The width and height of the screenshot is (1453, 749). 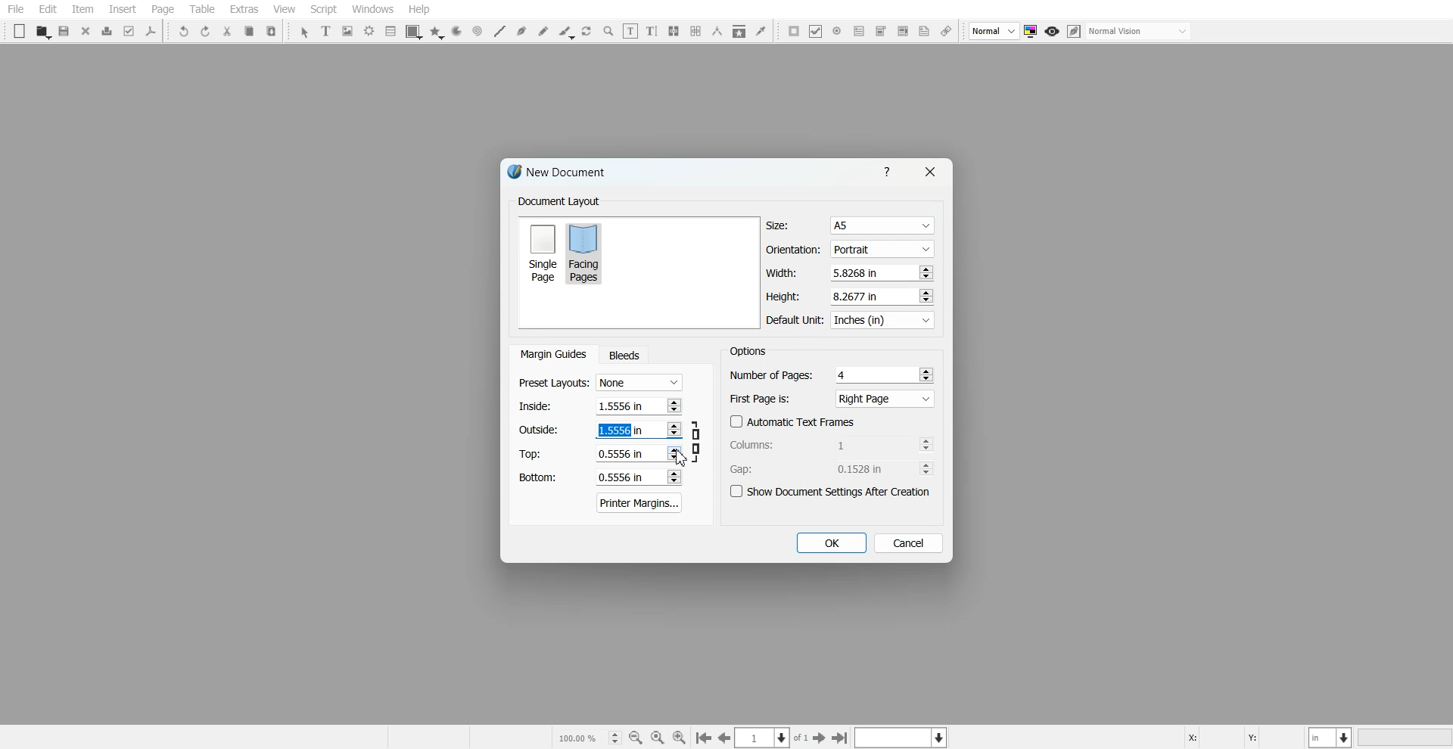 I want to click on Render Frame, so click(x=369, y=31).